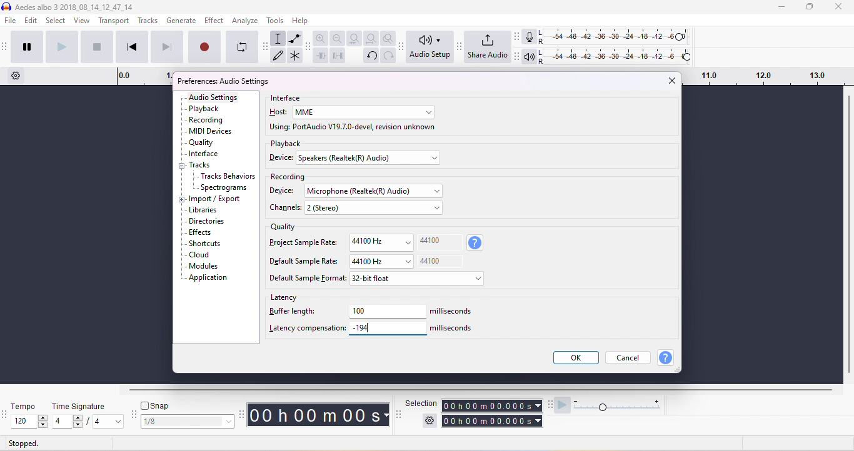  I want to click on timeline, so click(144, 76).